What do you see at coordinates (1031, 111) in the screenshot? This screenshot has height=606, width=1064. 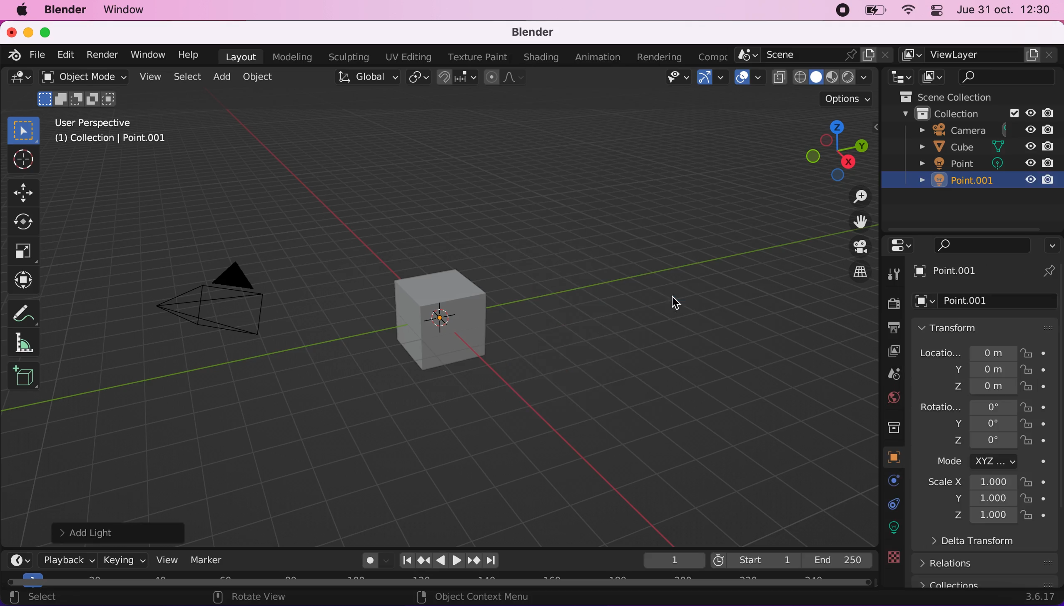 I see `hide in viewpoint` at bounding box center [1031, 111].